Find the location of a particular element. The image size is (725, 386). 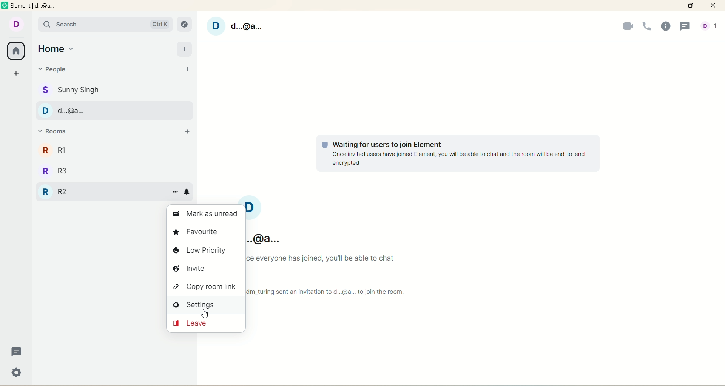

favorite is located at coordinates (202, 232).